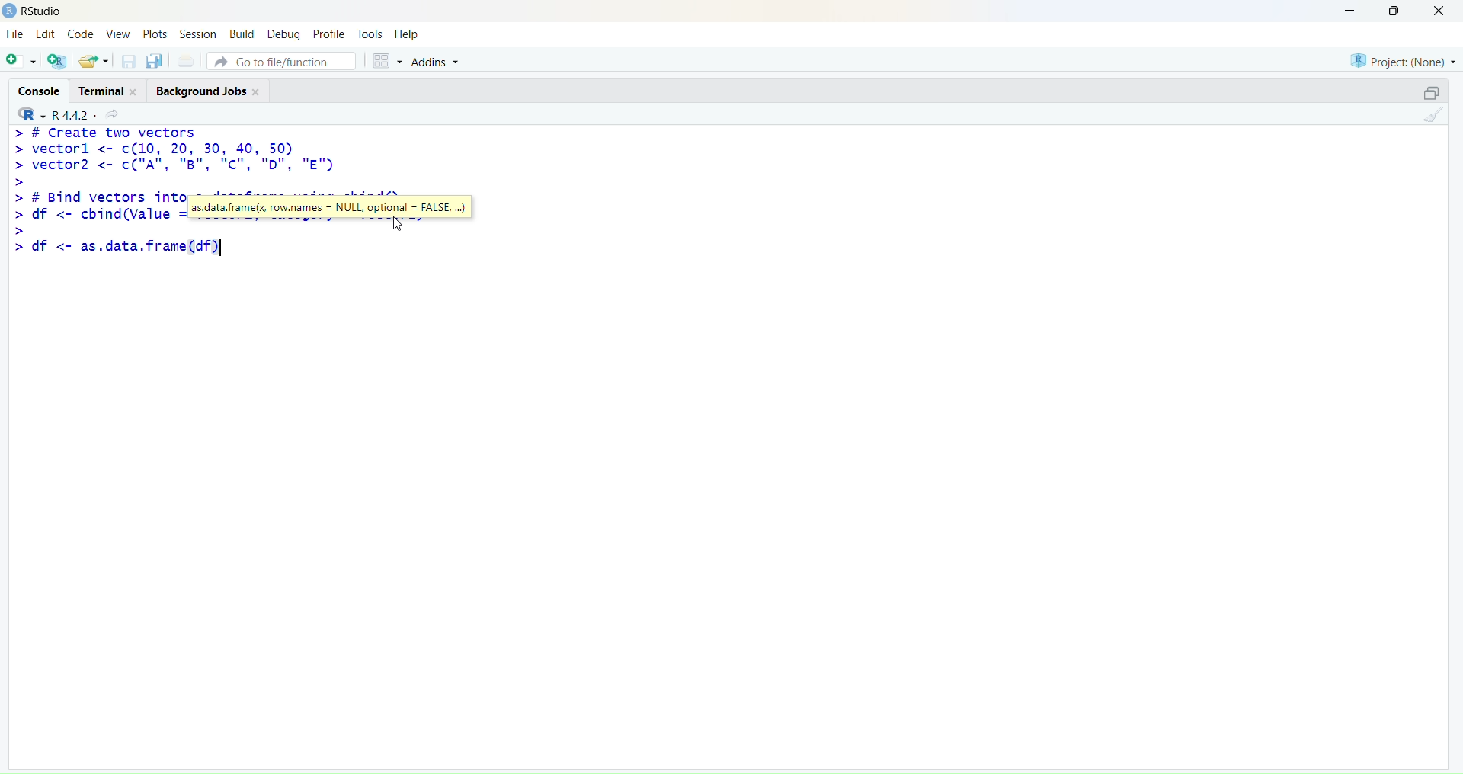 Image resolution: width=1463 pixels, height=774 pixels. Describe the element at coordinates (58, 61) in the screenshot. I see `Create project` at that location.